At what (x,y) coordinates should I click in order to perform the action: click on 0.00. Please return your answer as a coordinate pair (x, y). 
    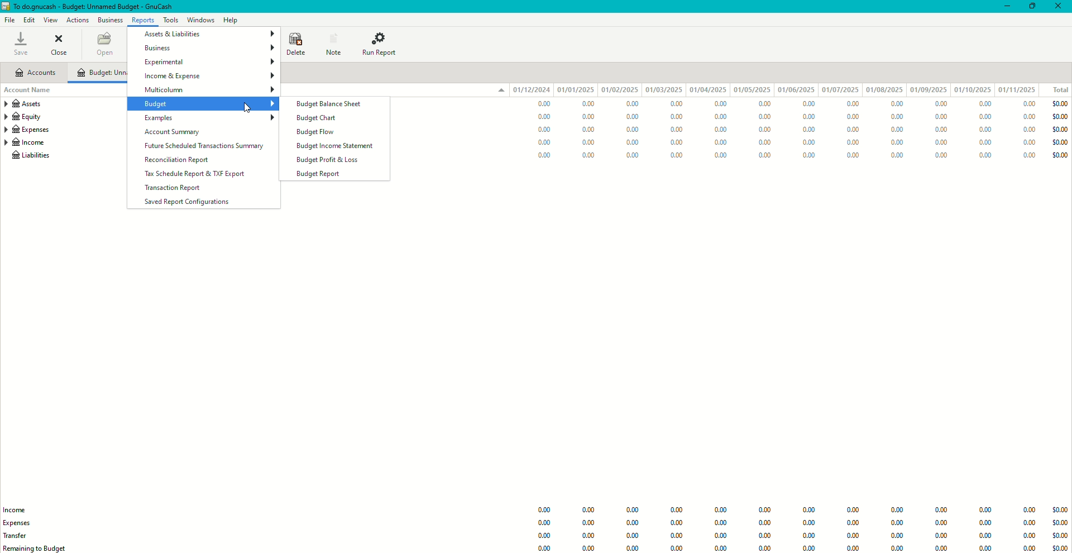
    Looking at the image, I should click on (808, 116).